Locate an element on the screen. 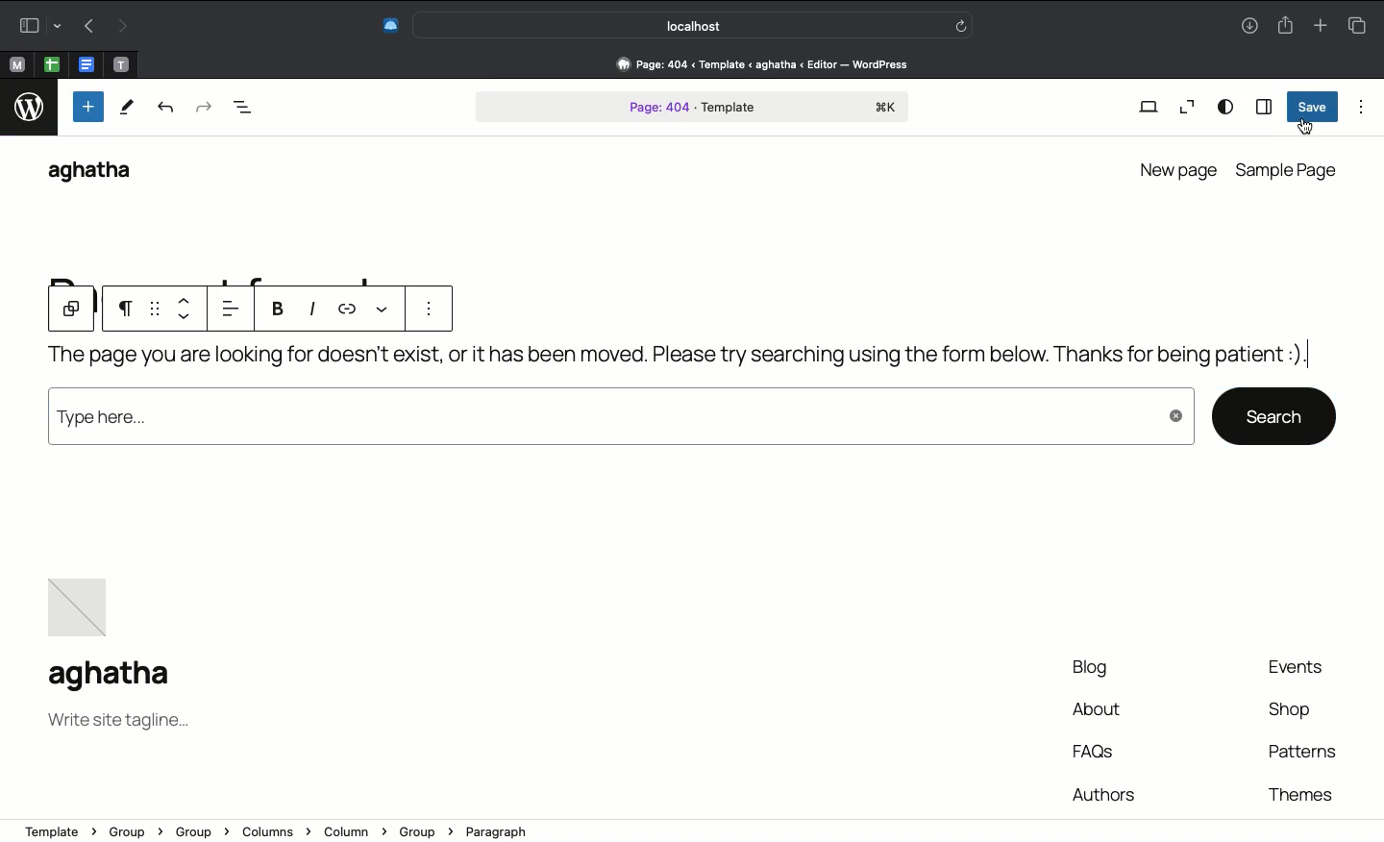  Italics is located at coordinates (315, 310).